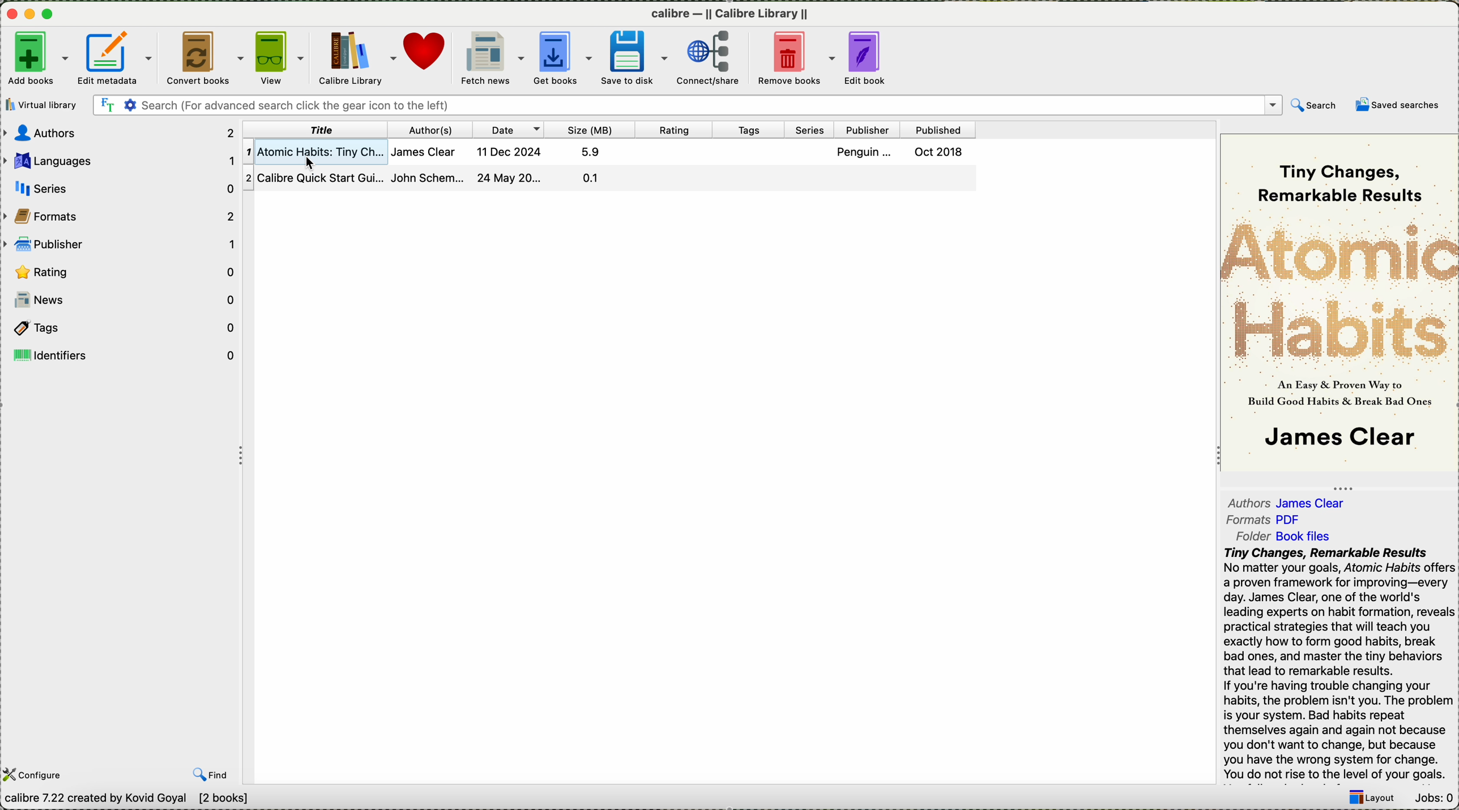 The width and height of the screenshot is (1459, 810). I want to click on remove books, so click(796, 59).